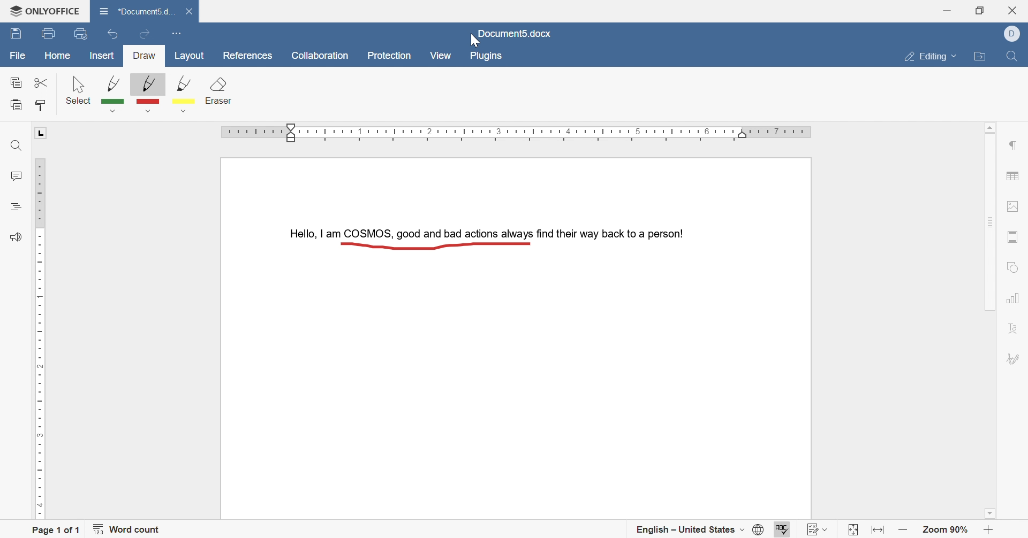 The image size is (1028, 538). What do you see at coordinates (1012, 331) in the screenshot?
I see `text art settings` at bounding box center [1012, 331].